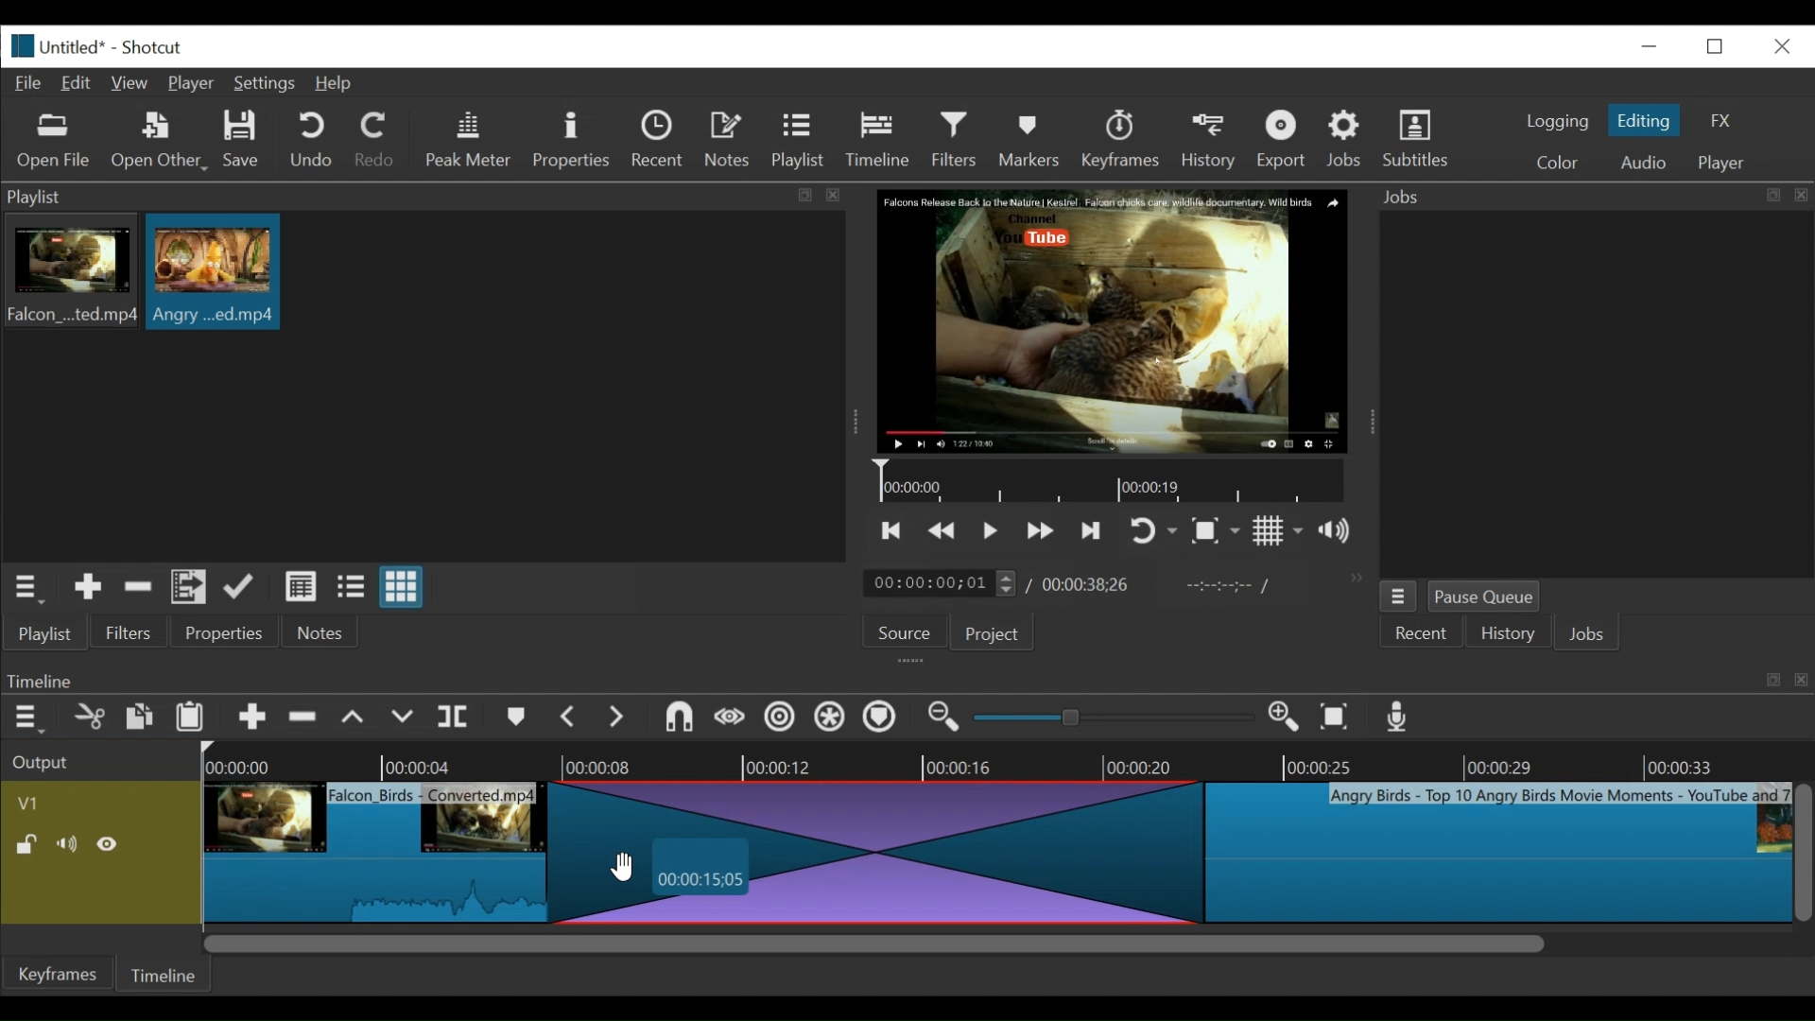  Describe the element at coordinates (942, 531) in the screenshot. I see `play quickly backward` at that location.